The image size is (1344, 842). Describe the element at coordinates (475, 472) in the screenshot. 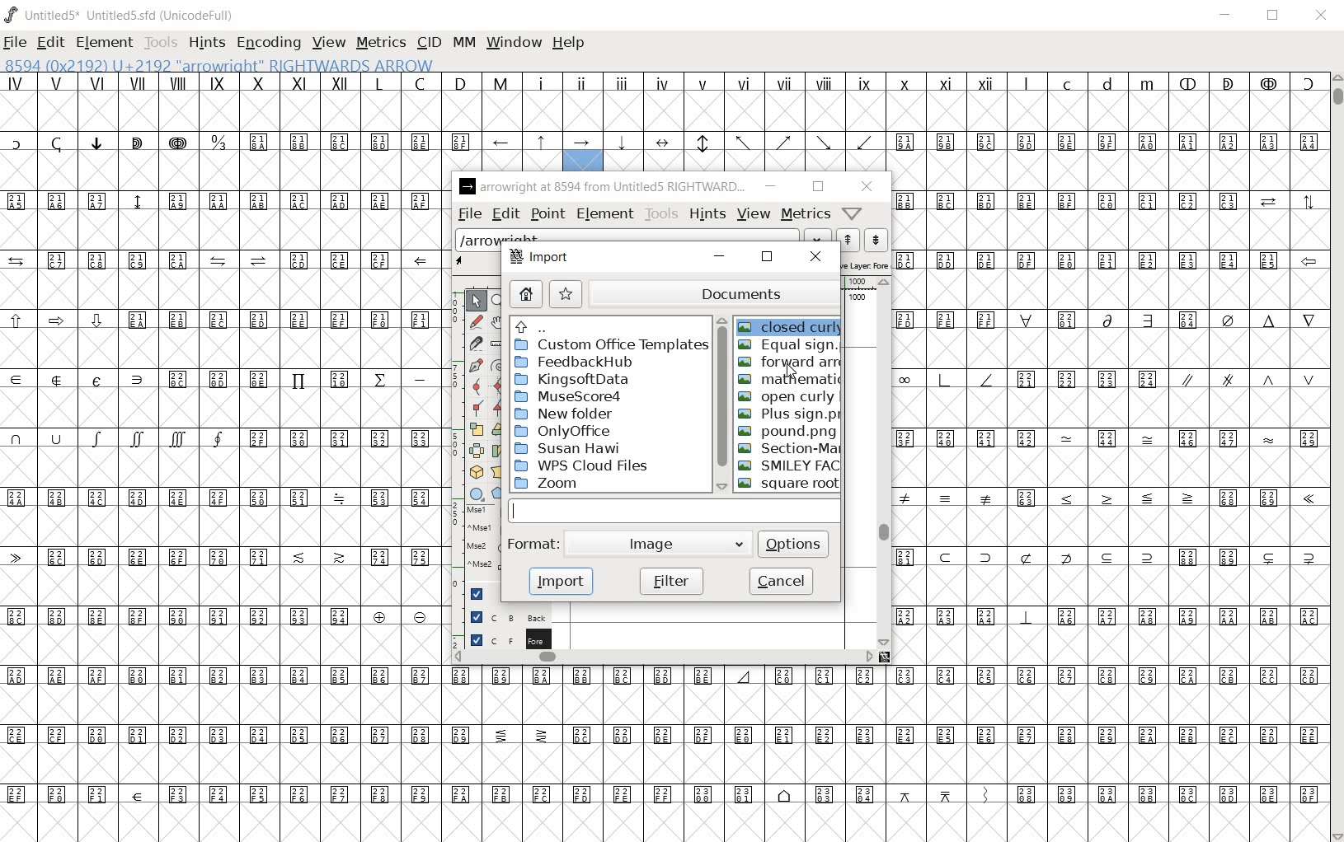

I see `rotate the selection in 3D and project back to plane` at that location.